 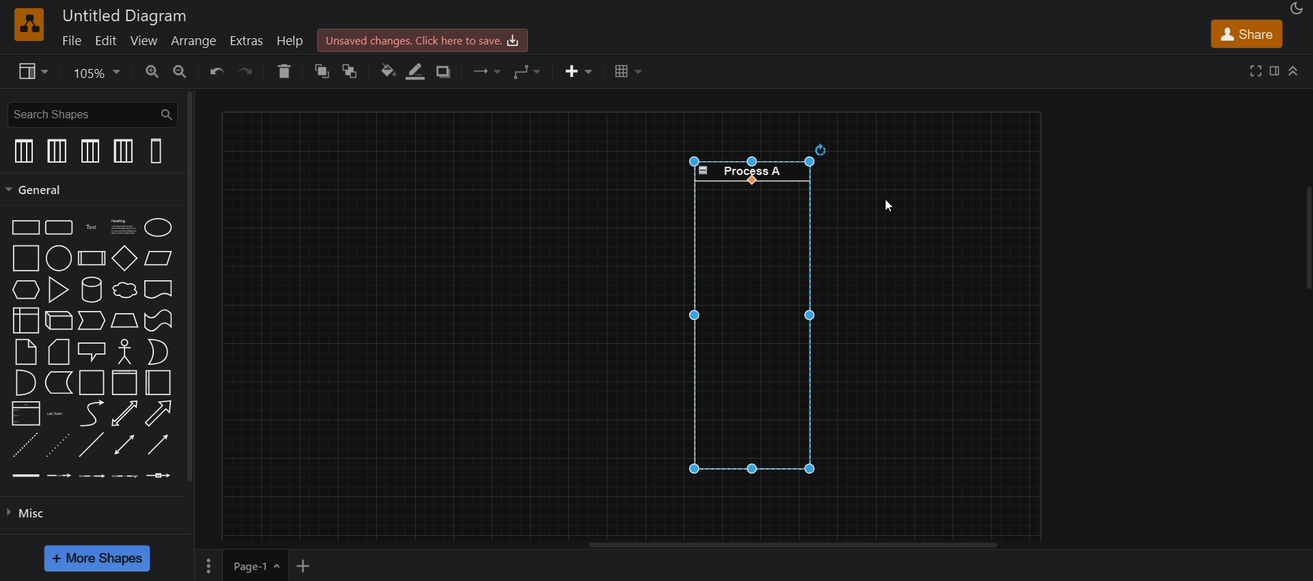 I want to click on ellipse, so click(x=161, y=226).